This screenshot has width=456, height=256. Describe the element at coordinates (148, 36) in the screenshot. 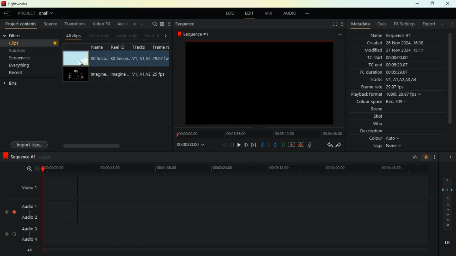

I see `rend` at that location.